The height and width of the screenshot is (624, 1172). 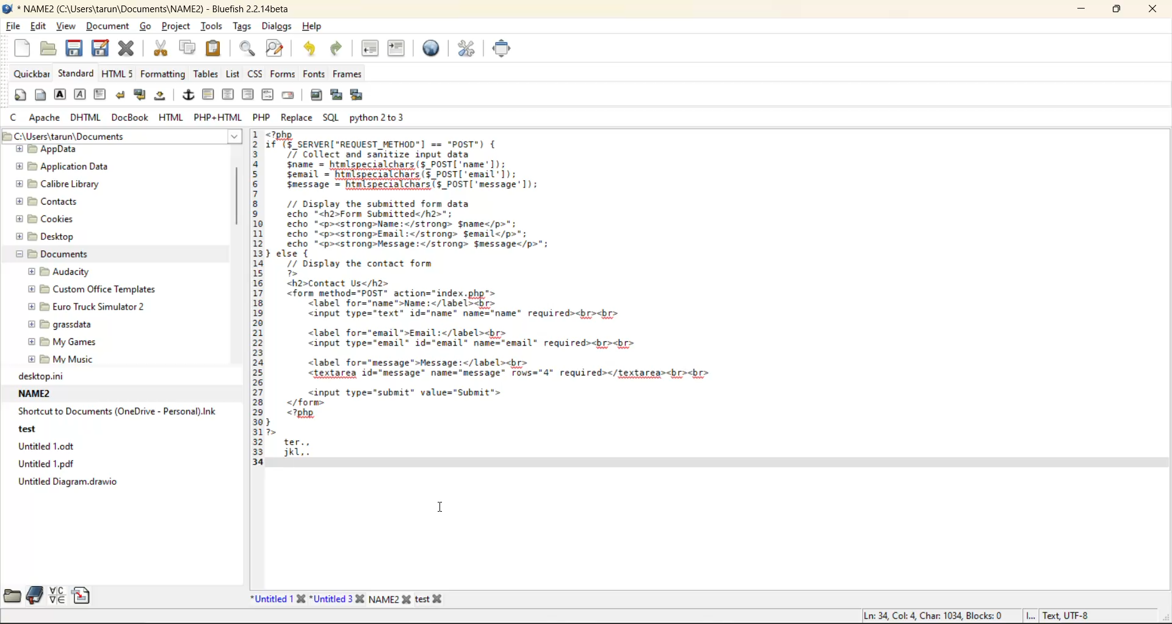 I want to click on find, so click(x=247, y=49).